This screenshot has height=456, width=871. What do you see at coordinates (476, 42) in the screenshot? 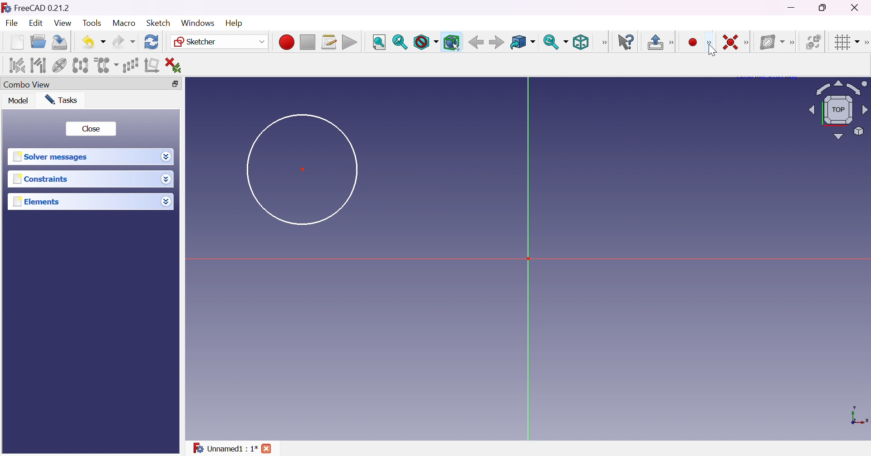
I see `Back` at bounding box center [476, 42].